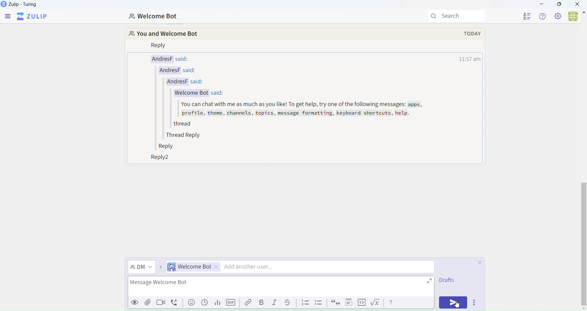 This screenshot has height=311, width=587. Describe the element at coordinates (305, 303) in the screenshot. I see `List` at that location.